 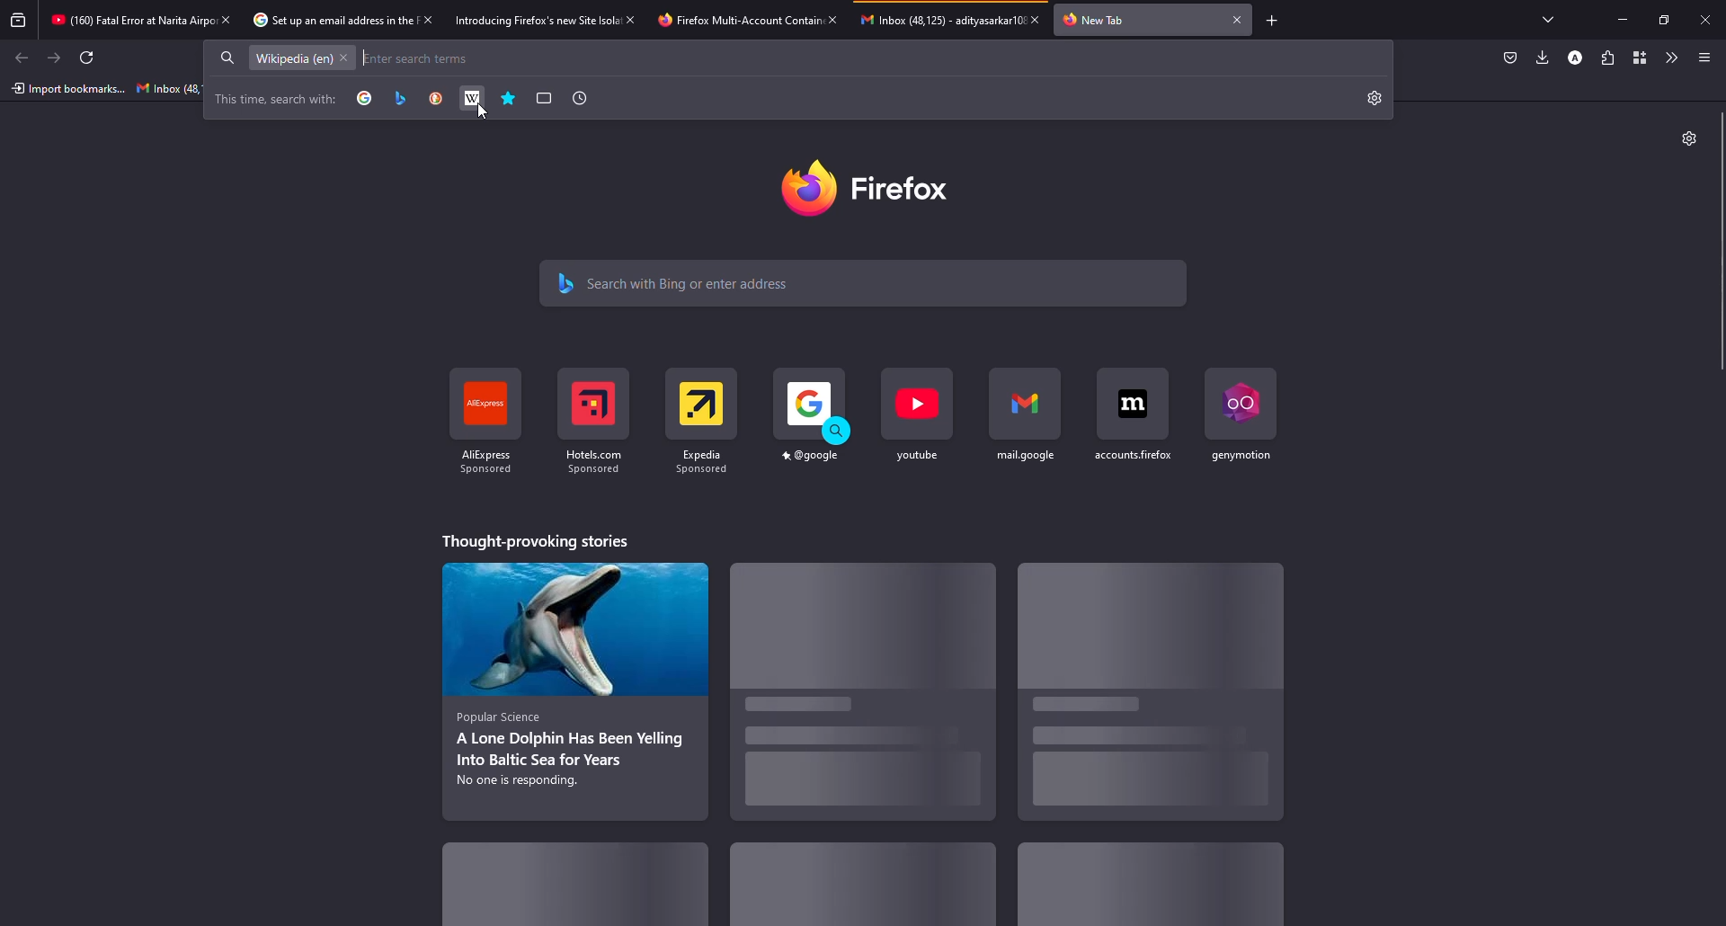 What do you see at coordinates (1623, 19) in the screenshot?
I see `minimize` at bounding box center [1623, 19].